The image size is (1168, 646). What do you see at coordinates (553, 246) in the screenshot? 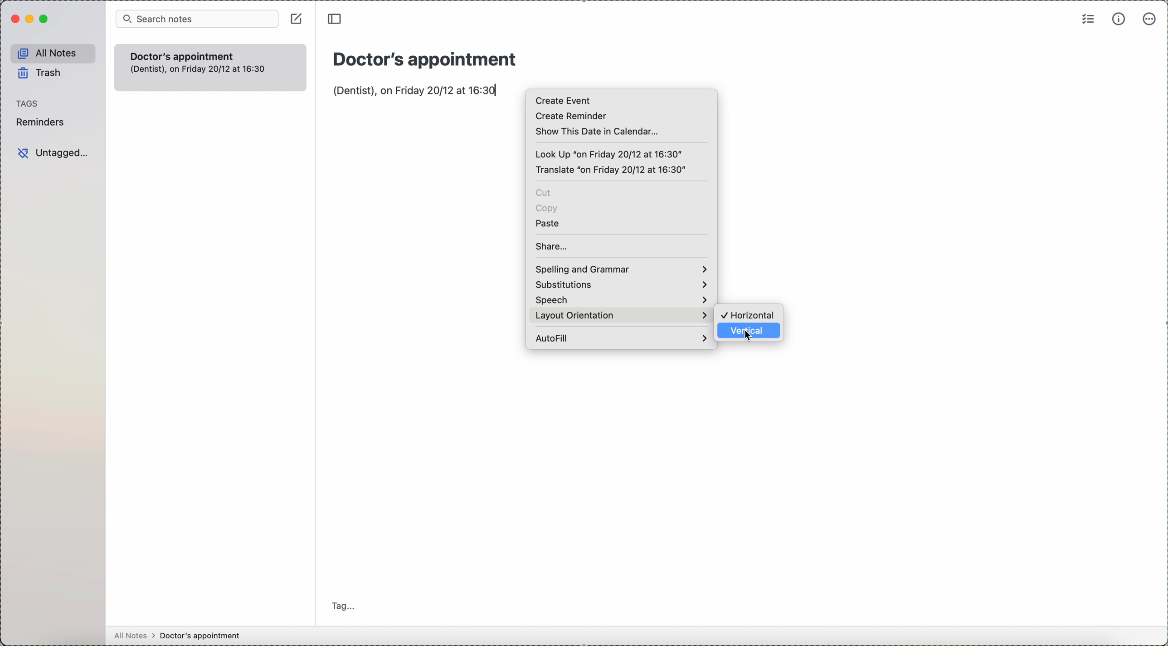
I see `share` at bounding box center [553, 246].